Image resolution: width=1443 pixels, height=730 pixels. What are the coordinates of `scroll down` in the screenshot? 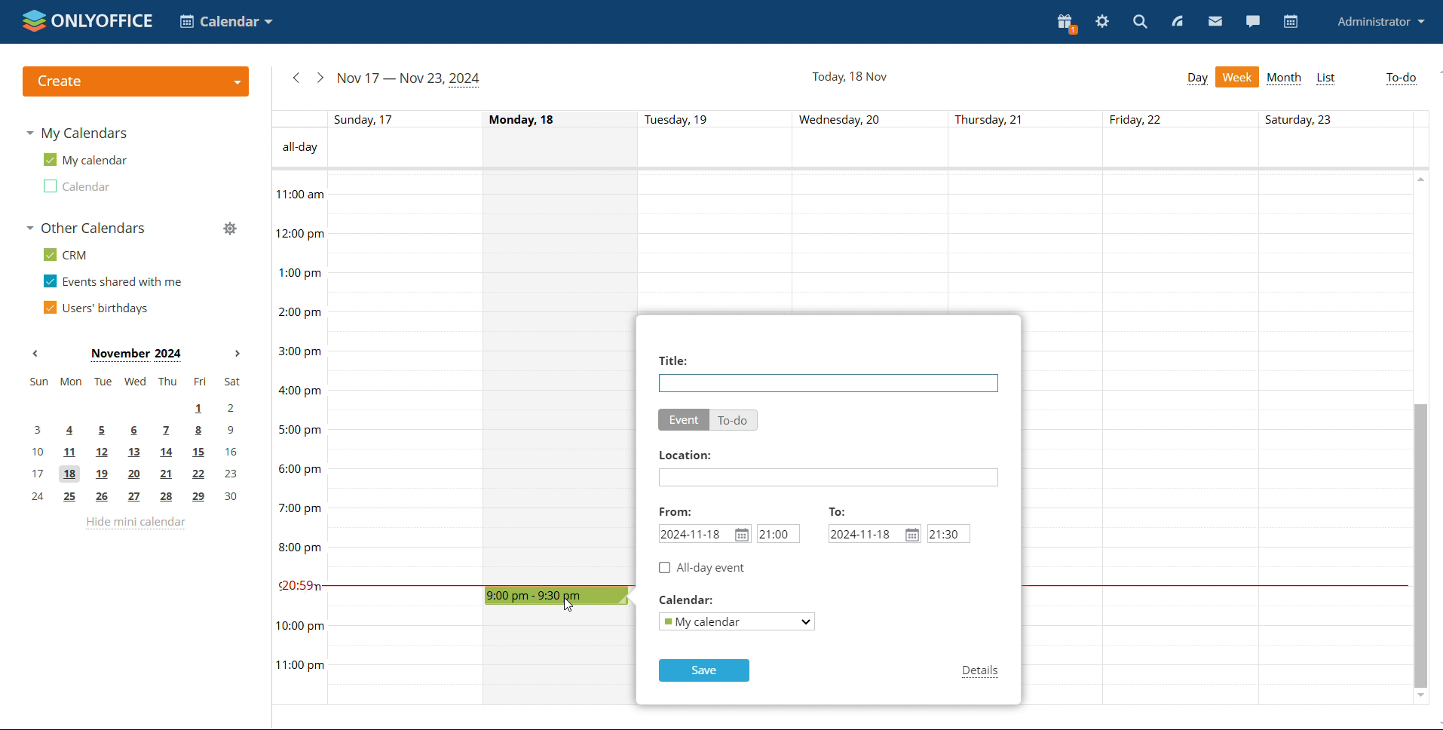 It's located at (1420, 696).